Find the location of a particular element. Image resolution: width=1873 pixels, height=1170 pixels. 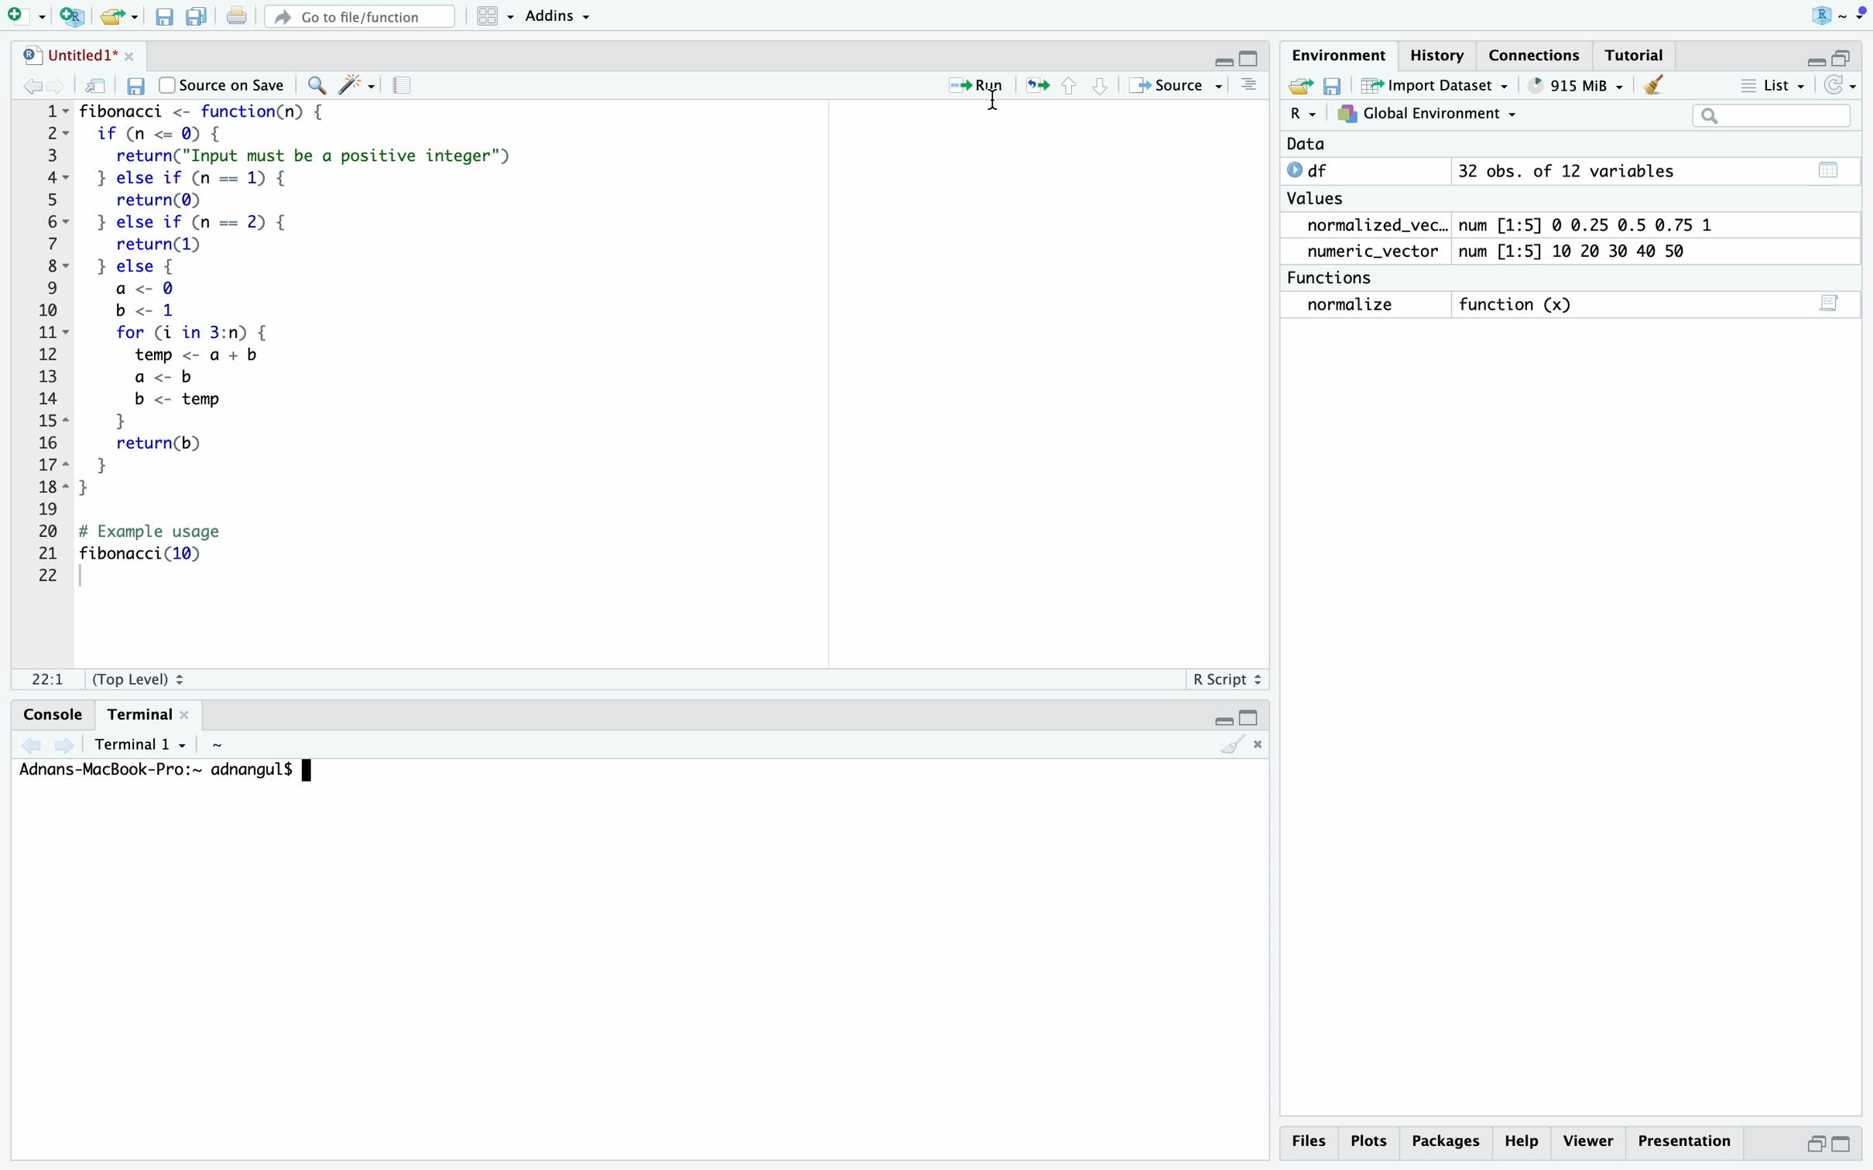

presentation is located at coordinates (1683, 1141).